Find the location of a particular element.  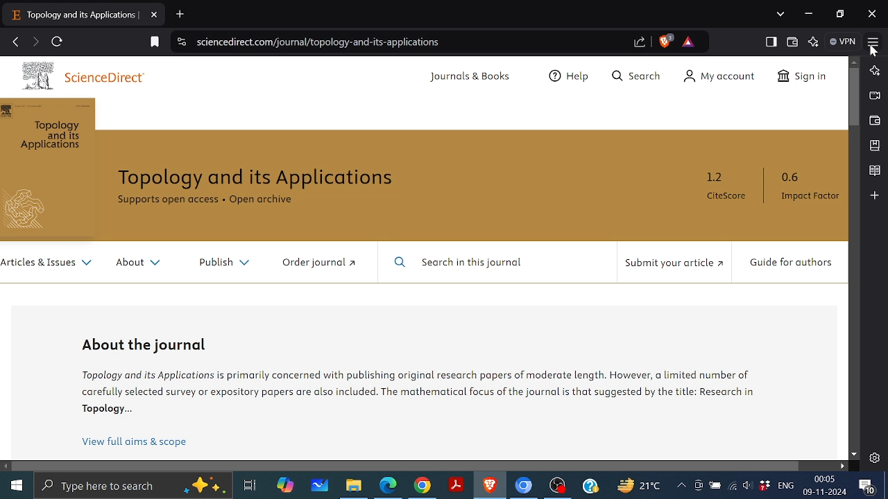

Wallet is located at coordinates (874, 121).